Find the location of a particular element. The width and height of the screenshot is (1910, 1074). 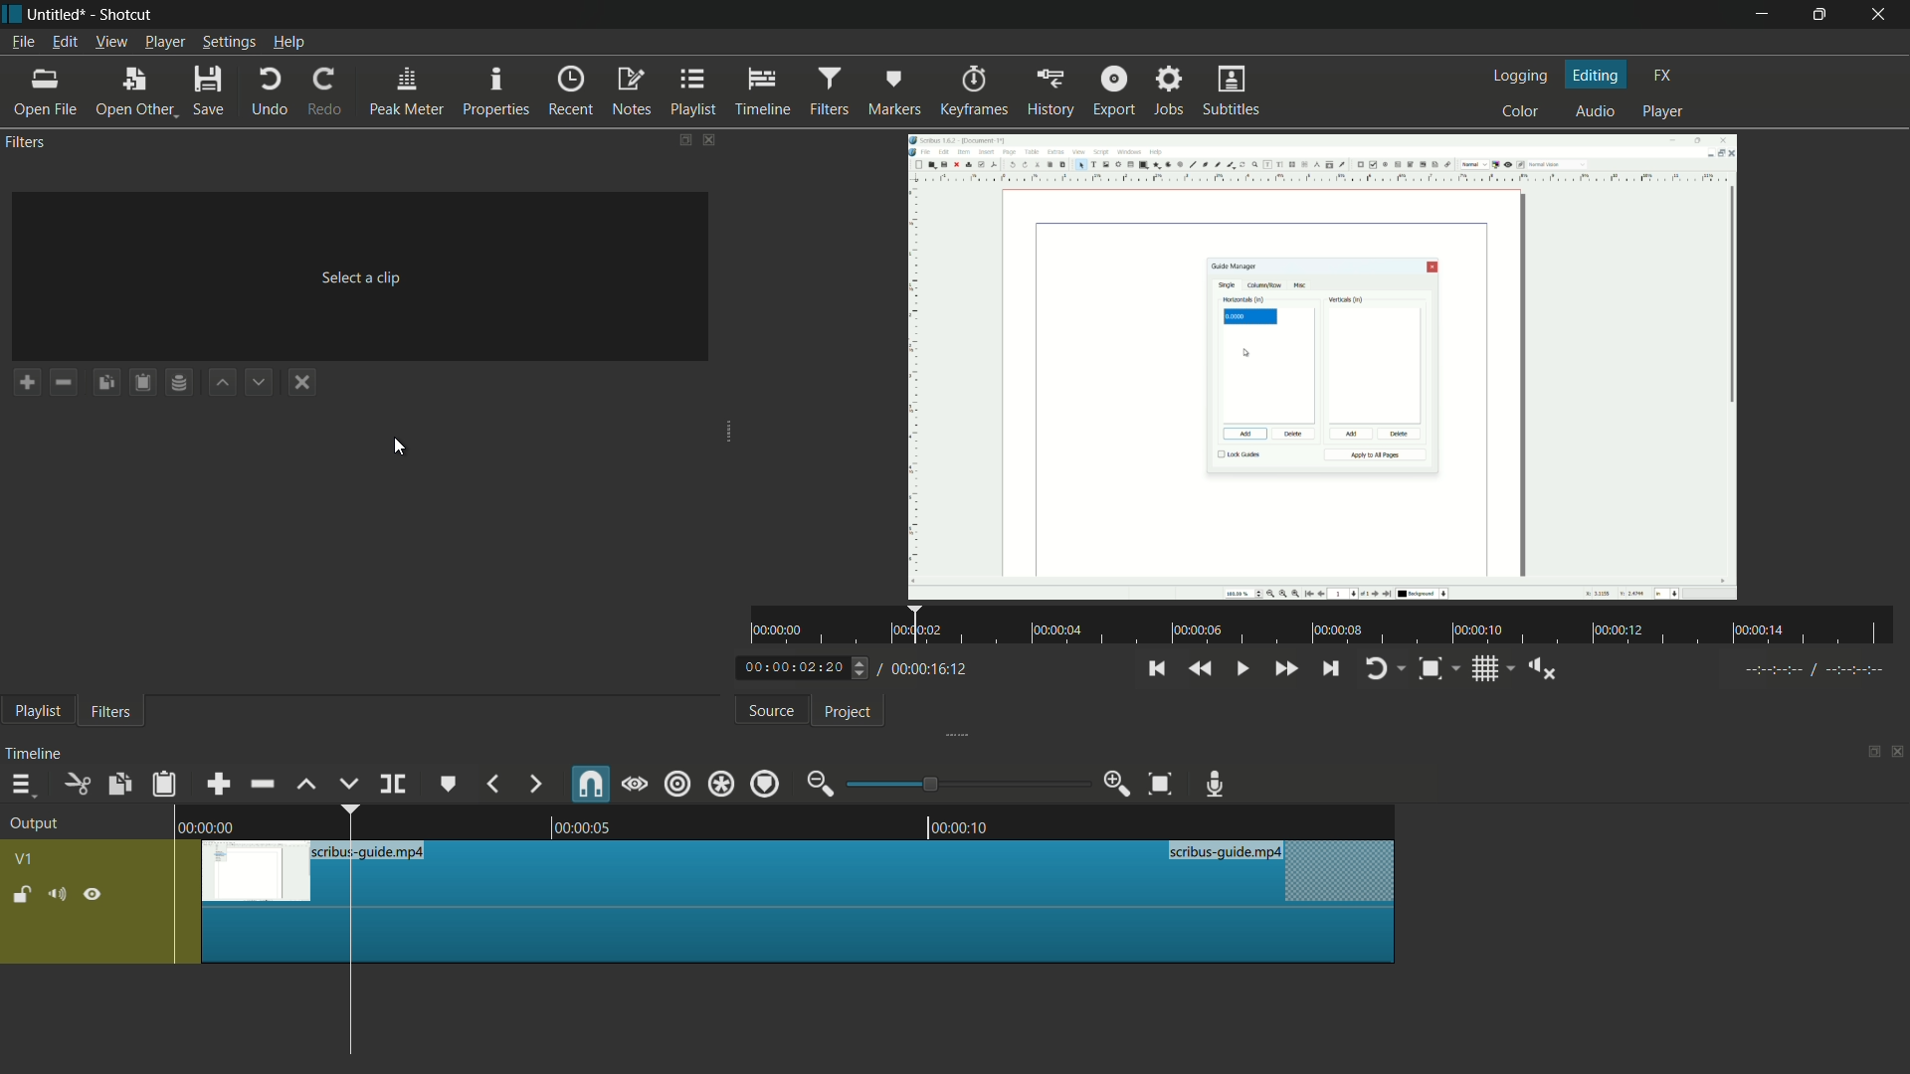

append is located at coordinates (218, 784).